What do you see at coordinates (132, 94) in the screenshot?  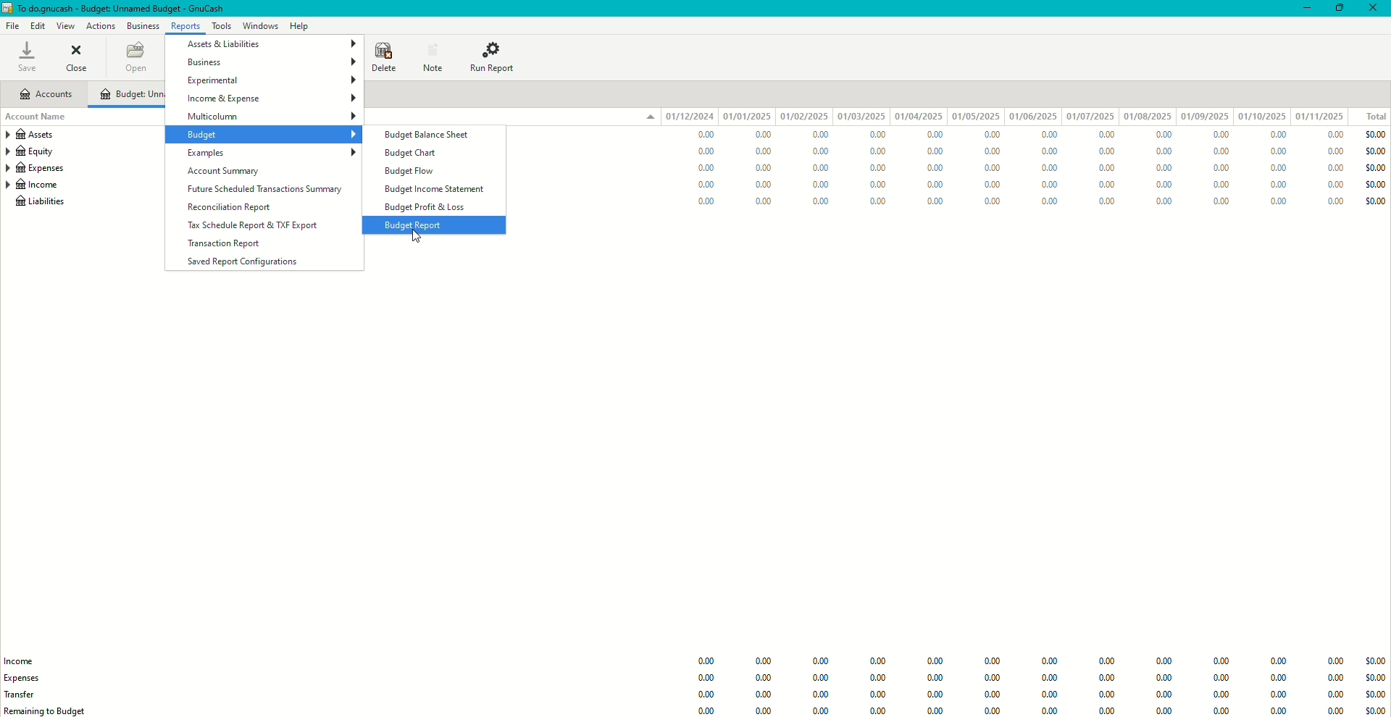 I see `Unnamed Budget` at bounding box center [132, 94].